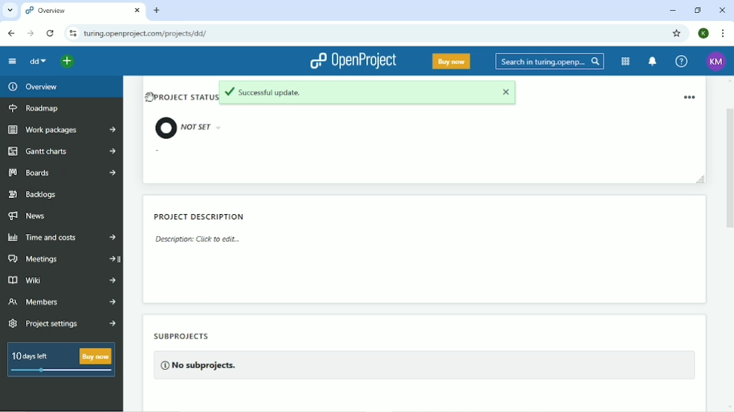  I want to click on News, so click(30, 216).